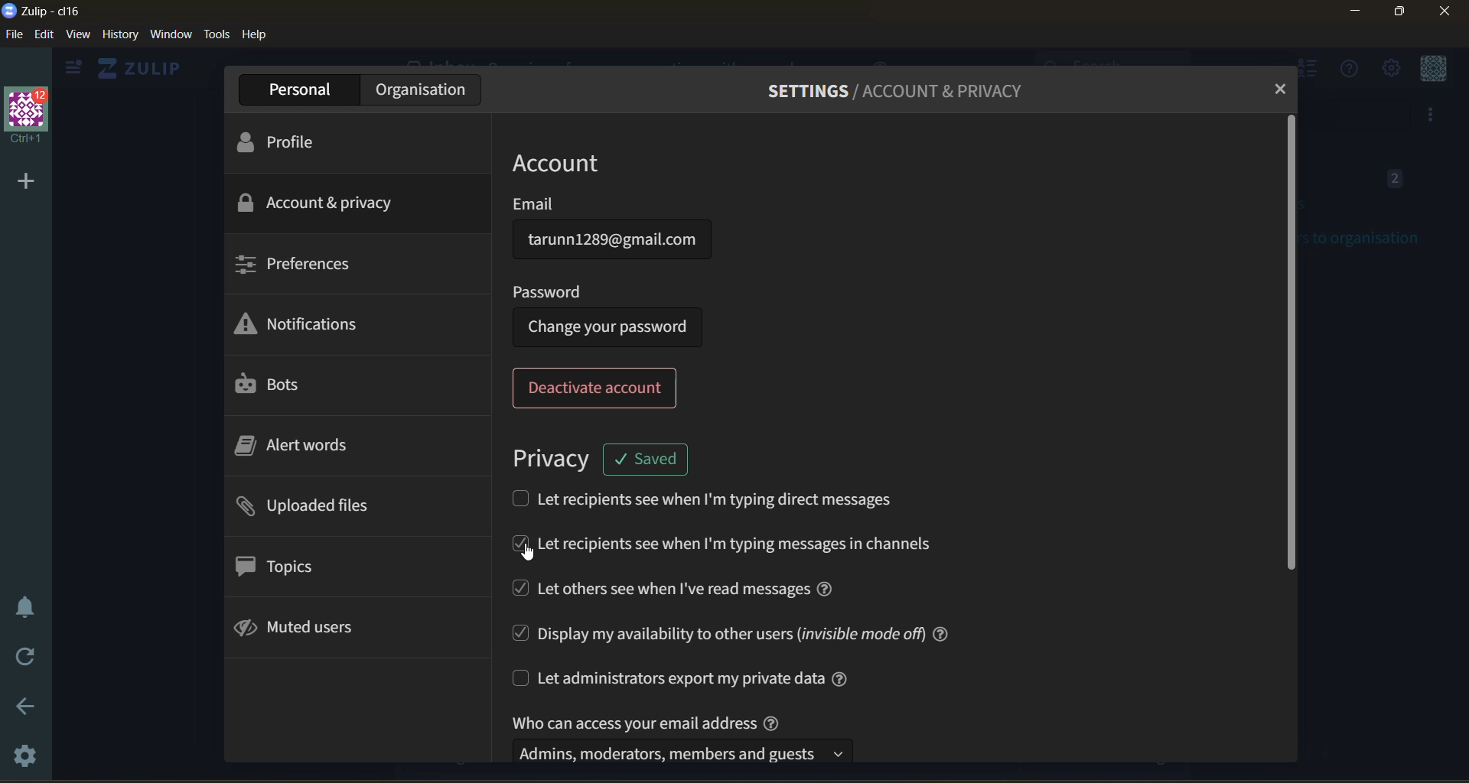 The image size is (1469, 783). Describe the element at coordinates (647, 457) in the screenshot. I see `saved popup` at that location.